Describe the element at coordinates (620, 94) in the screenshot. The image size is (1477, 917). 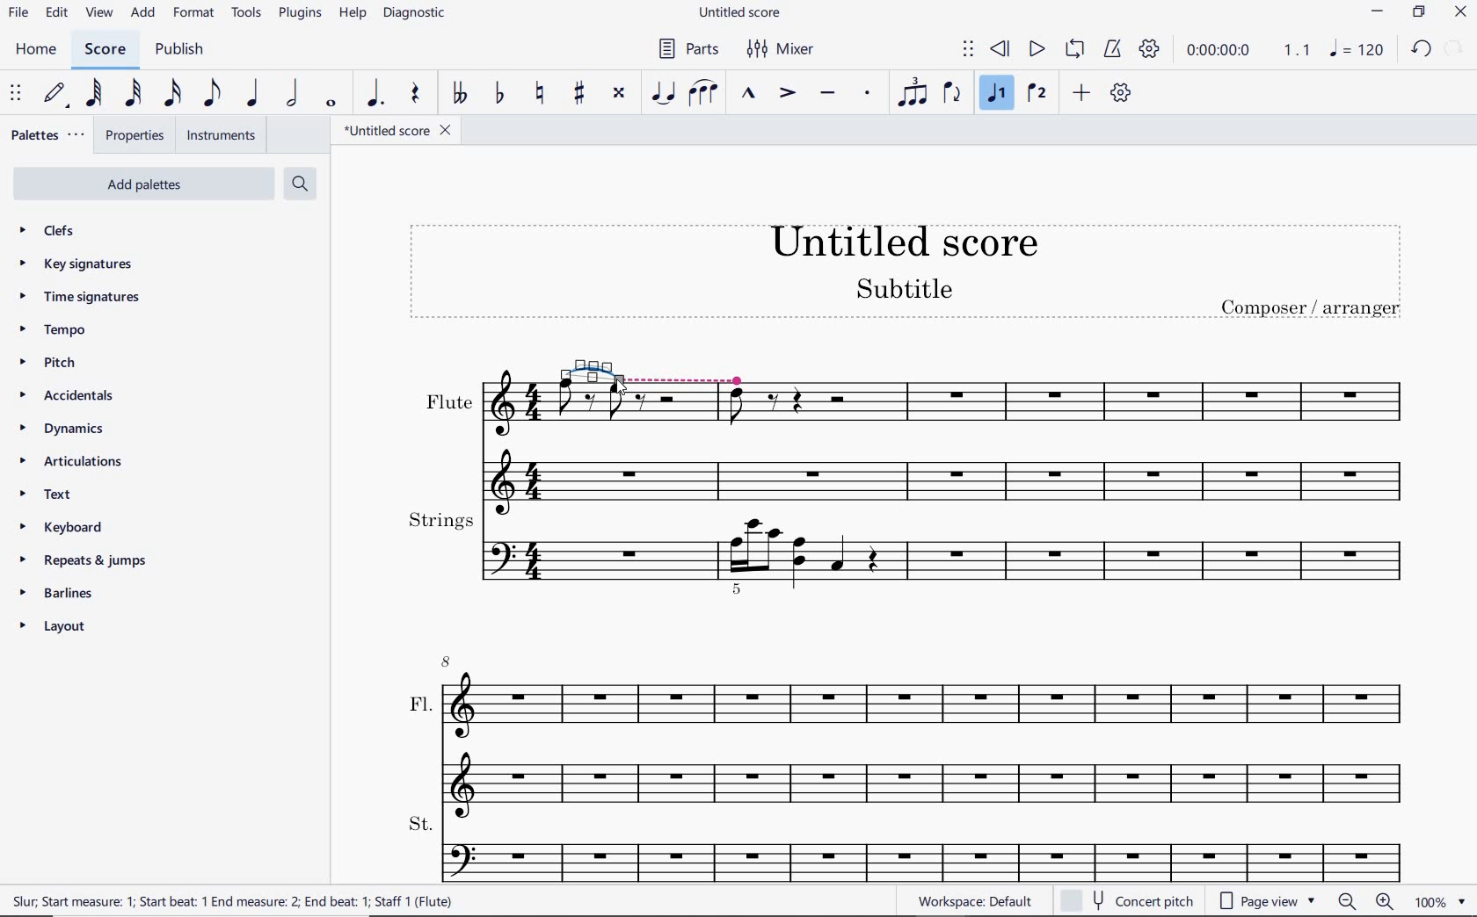
I see `TOGGLE DOUBLE-SHARP` at that location.